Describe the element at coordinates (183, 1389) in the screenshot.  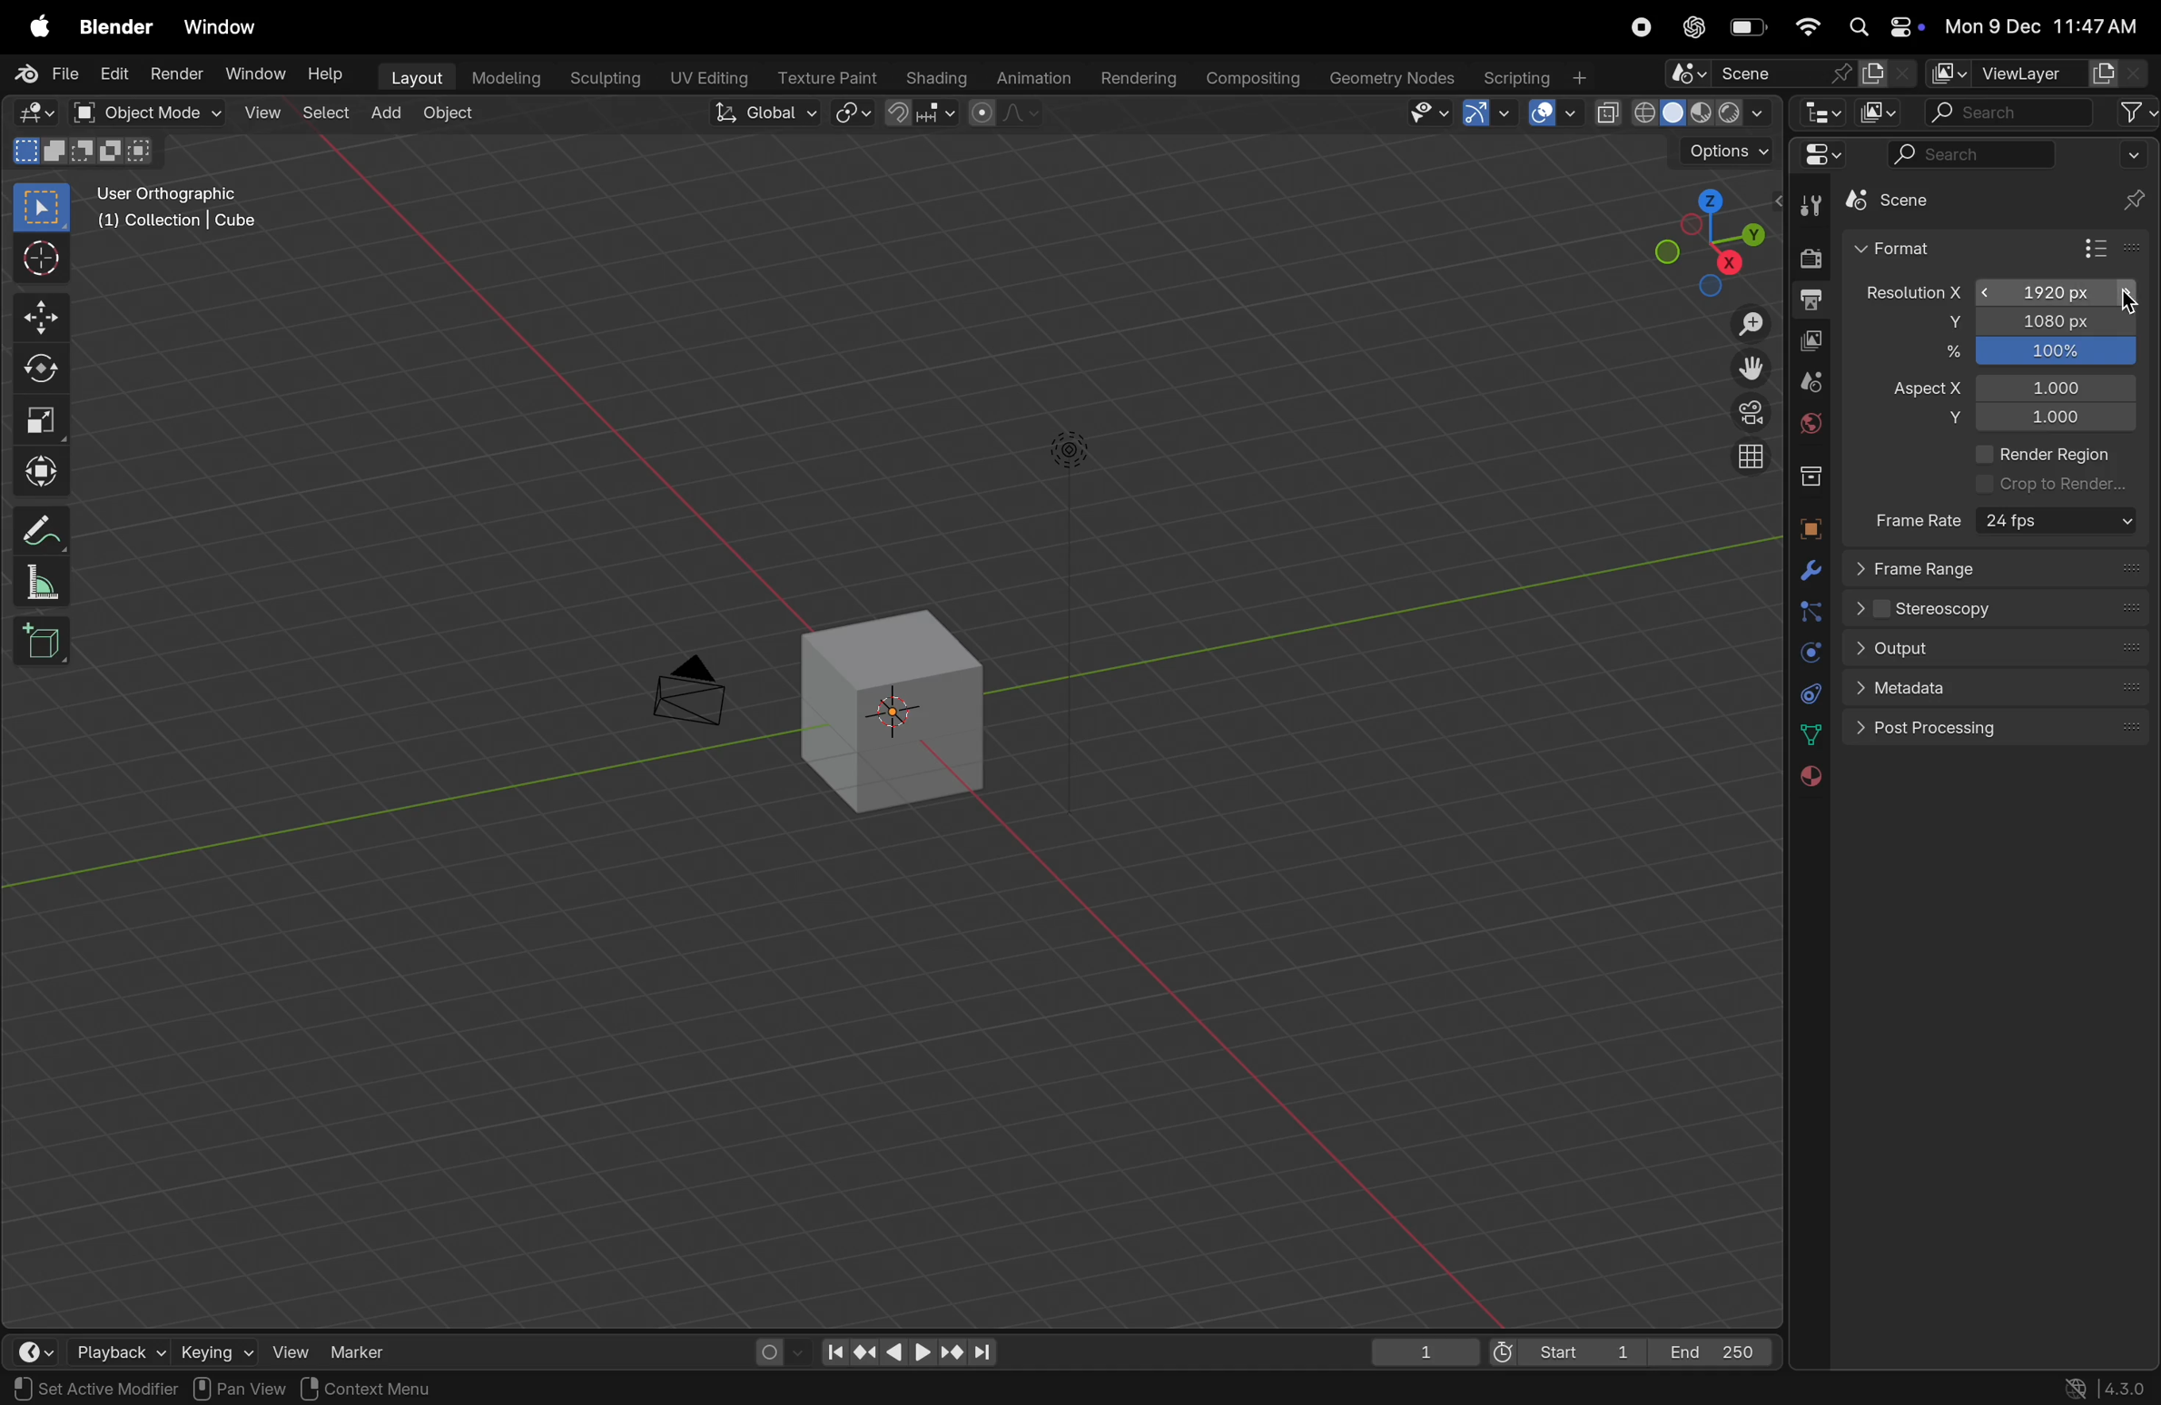
I see `region` at that location.